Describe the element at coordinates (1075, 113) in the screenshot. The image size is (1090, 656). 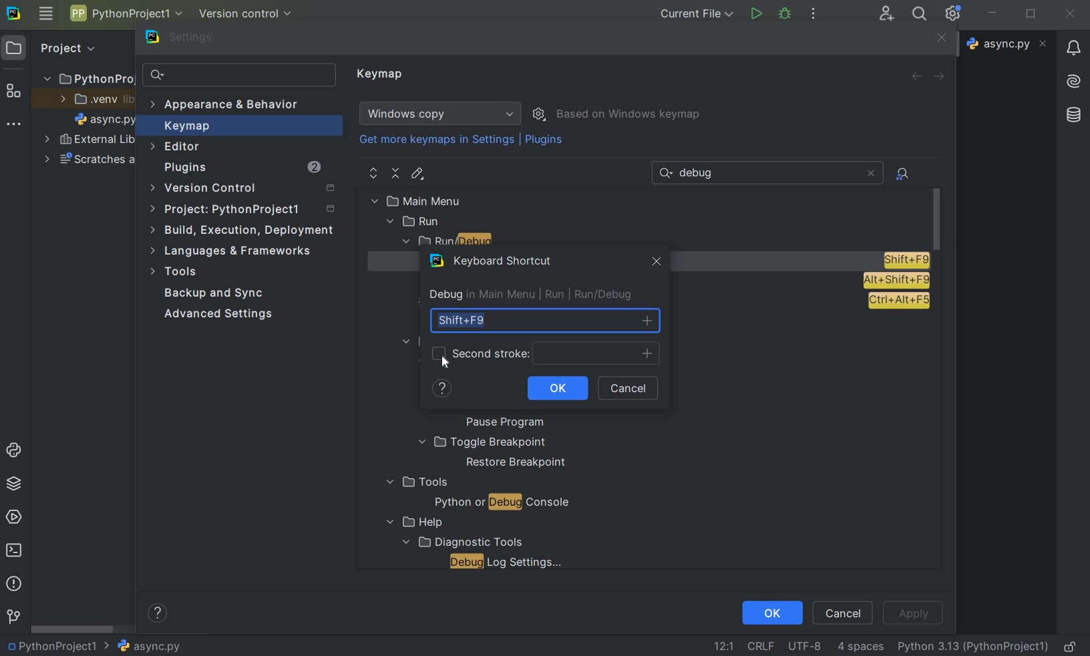
I see `database` at that location.